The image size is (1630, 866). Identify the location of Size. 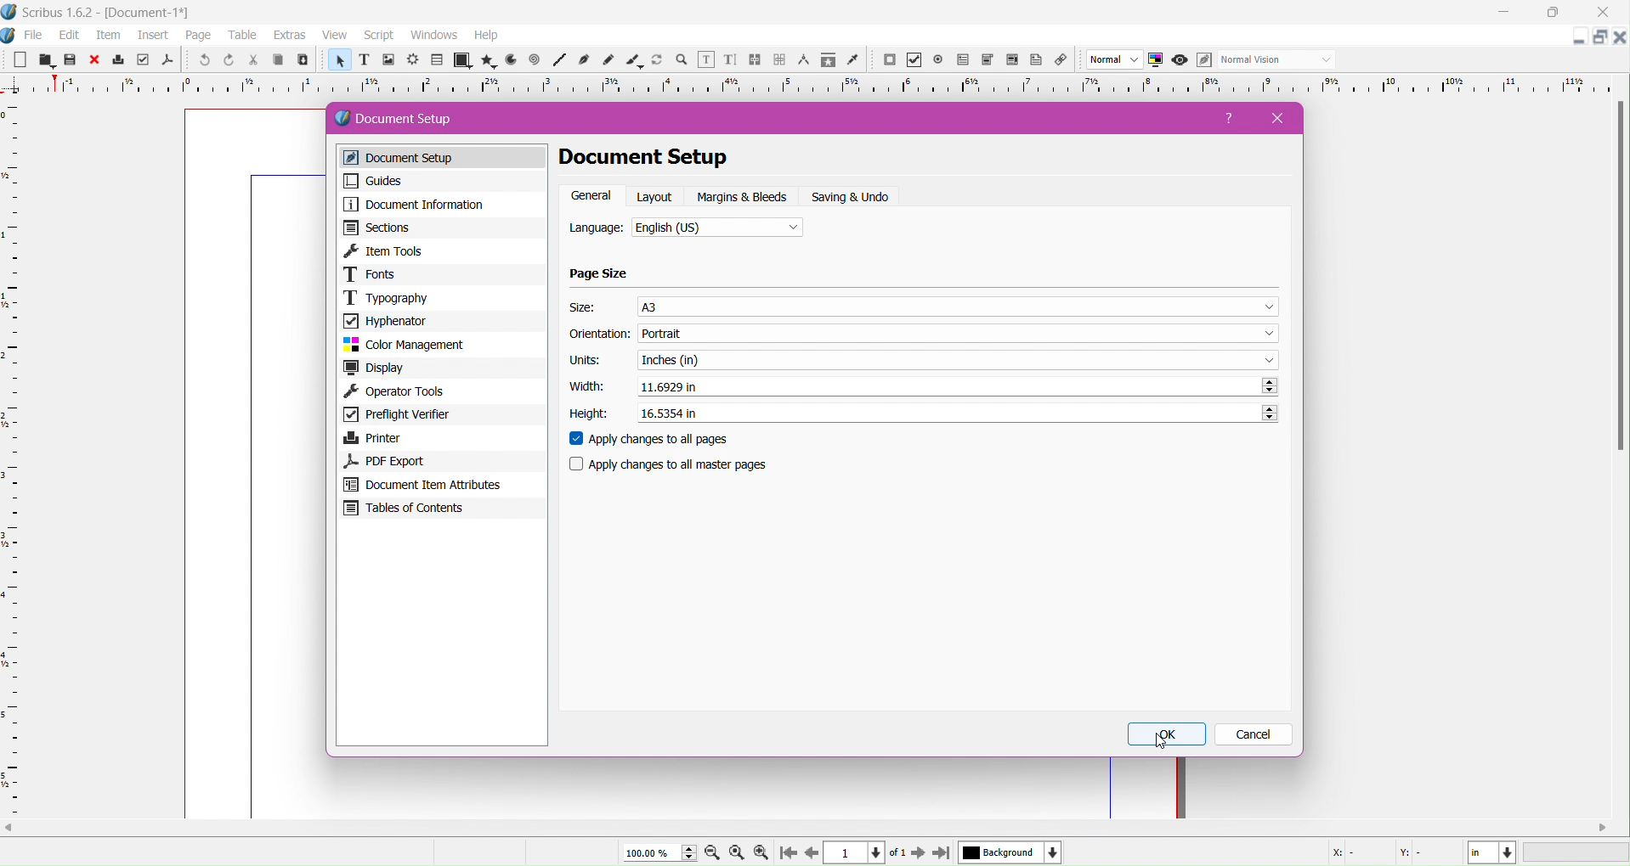
(586, 307).